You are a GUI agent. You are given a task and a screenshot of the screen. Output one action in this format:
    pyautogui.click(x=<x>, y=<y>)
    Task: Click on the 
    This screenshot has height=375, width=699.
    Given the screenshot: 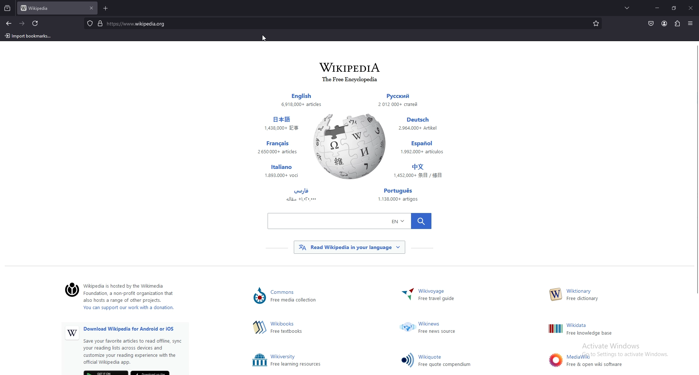 What is the action you would take?
    pyautogui.click(x=349, y=220)
    